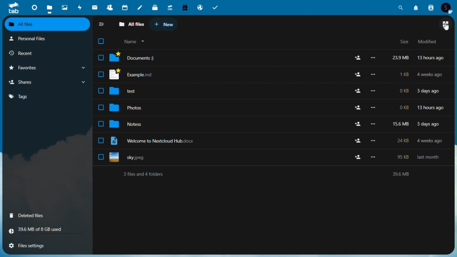 The width and height of the screenshot is (457, 257). What do you see at coordinates (375, 124) in the screenshot?
I see `more options` at bounding box center [375, 124].